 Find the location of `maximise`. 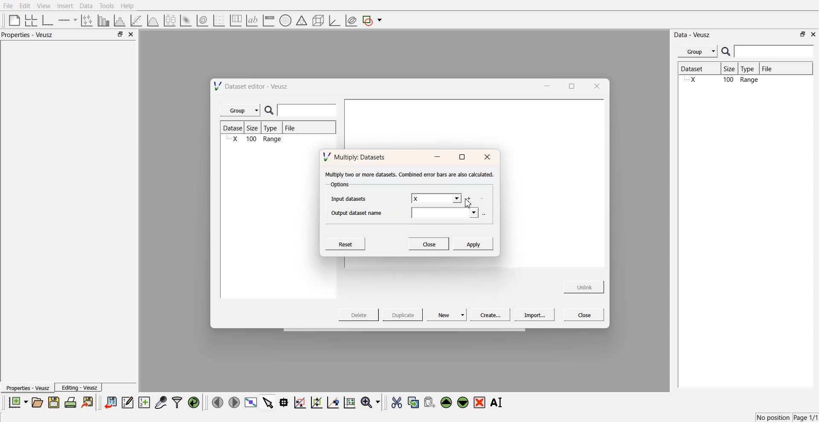

maximise is located at coordinates (462, 157).